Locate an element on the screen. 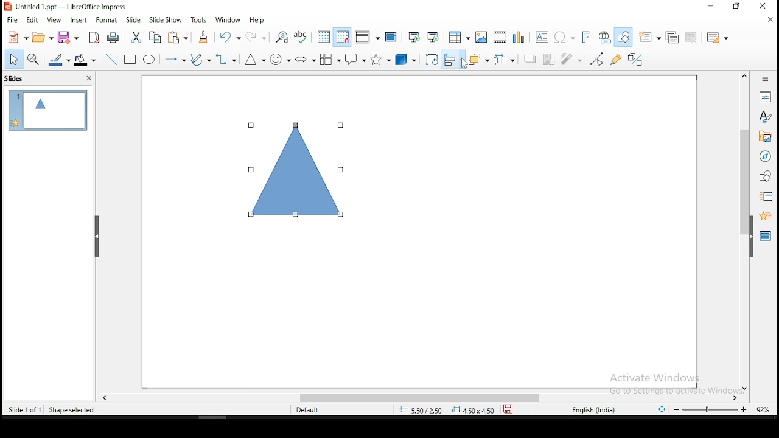  redo is located at coordinates (256, 36).